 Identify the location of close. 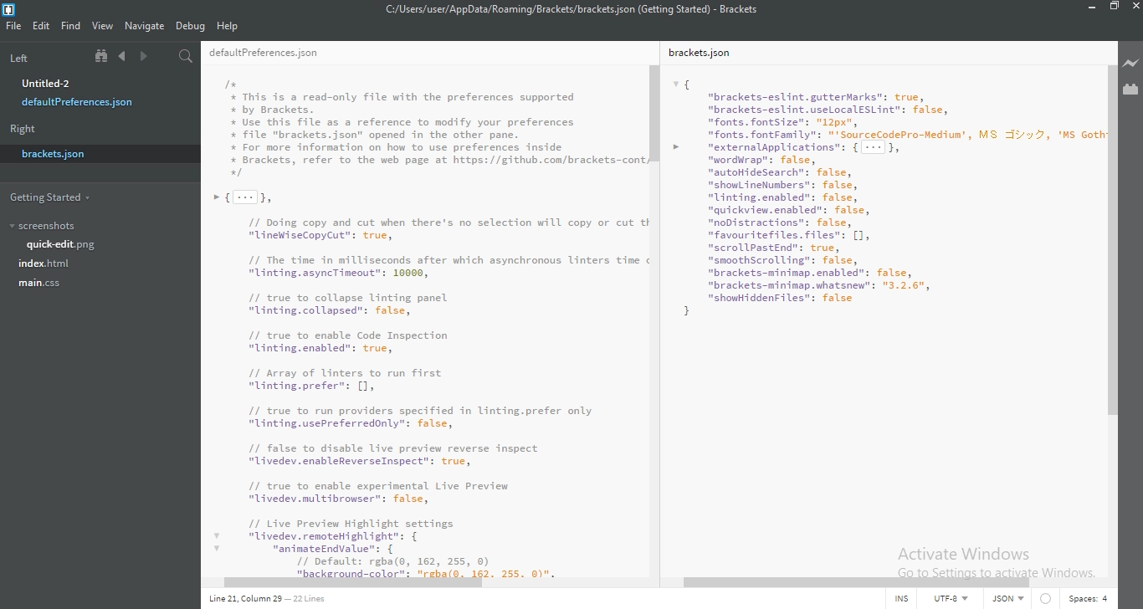
(1135, 7).